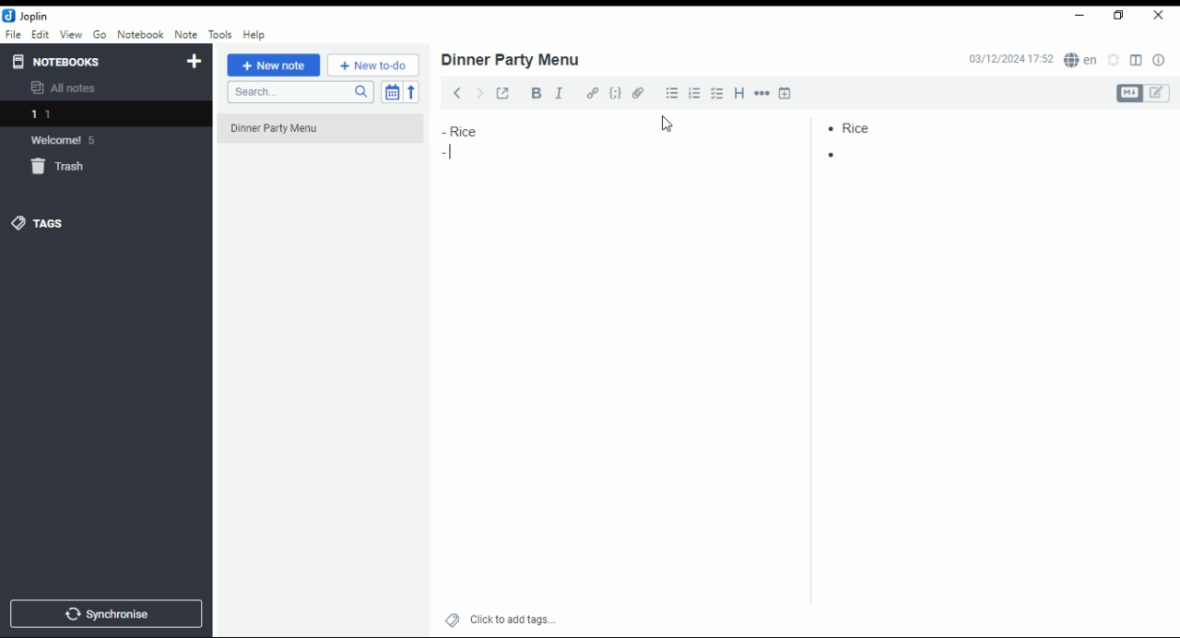 This screenshot has width=1180, height=638. I want to click on edit, so click(41, 34).